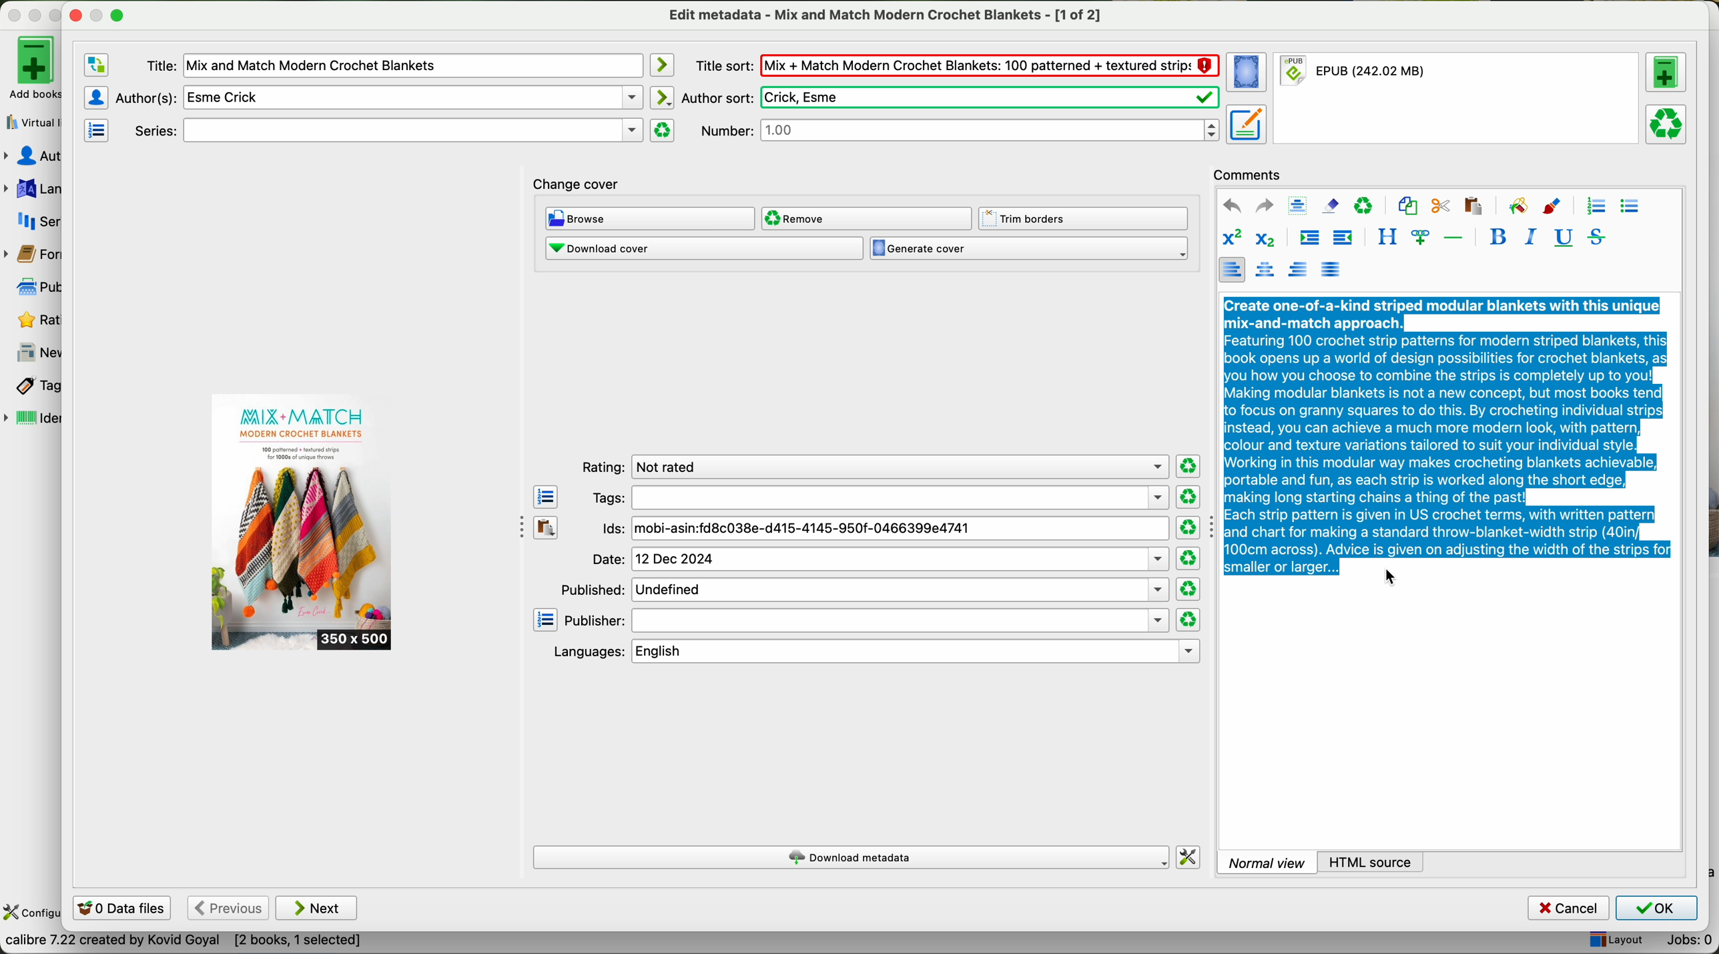 This screenshot has width=1719, height=954. What do you see at coordinates (76, 13) in the screenshot?
I see `close window` at bounding box center [76, 13].